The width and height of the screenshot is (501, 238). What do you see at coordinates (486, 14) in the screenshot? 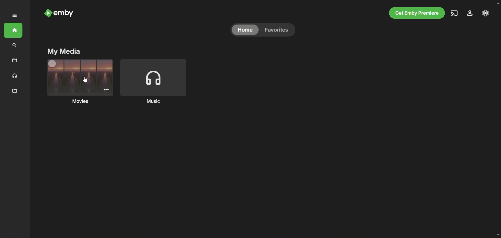
I see `manage emby server` at bounding box center [486, 14].